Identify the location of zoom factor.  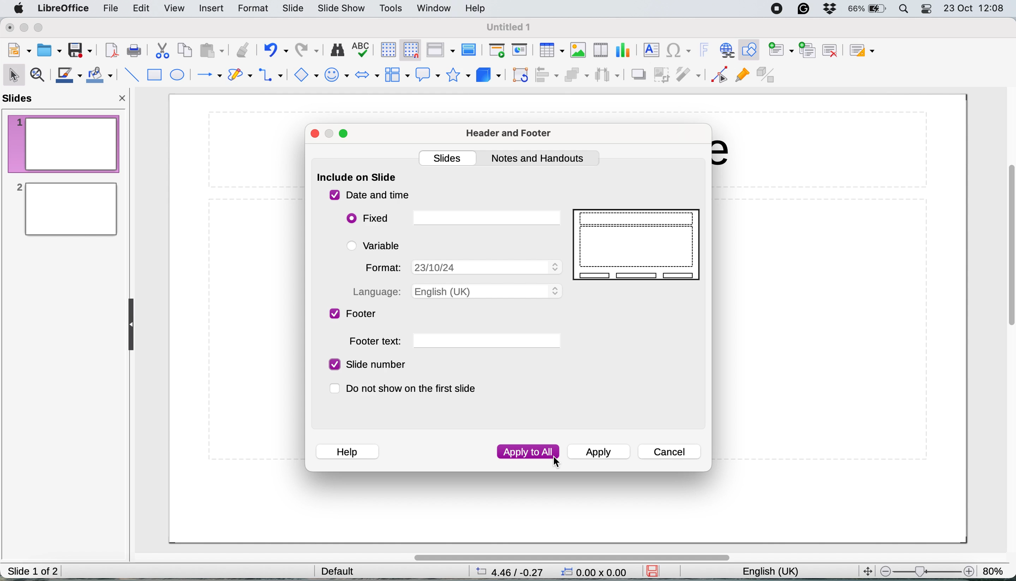
(926, 571).